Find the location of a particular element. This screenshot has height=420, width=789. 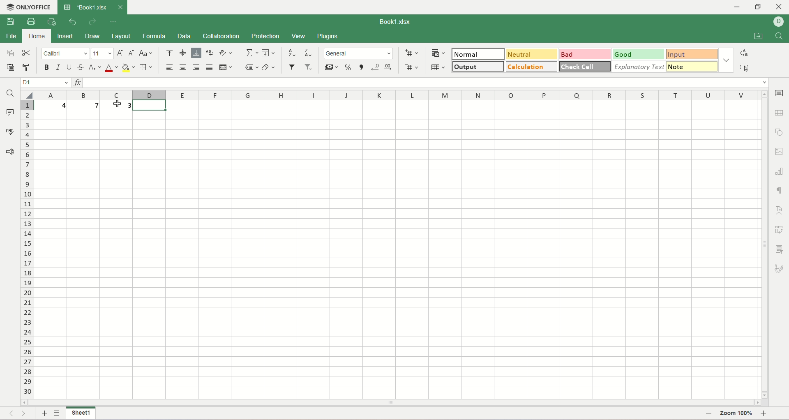

decrease size is located at coordinates (131, 53).